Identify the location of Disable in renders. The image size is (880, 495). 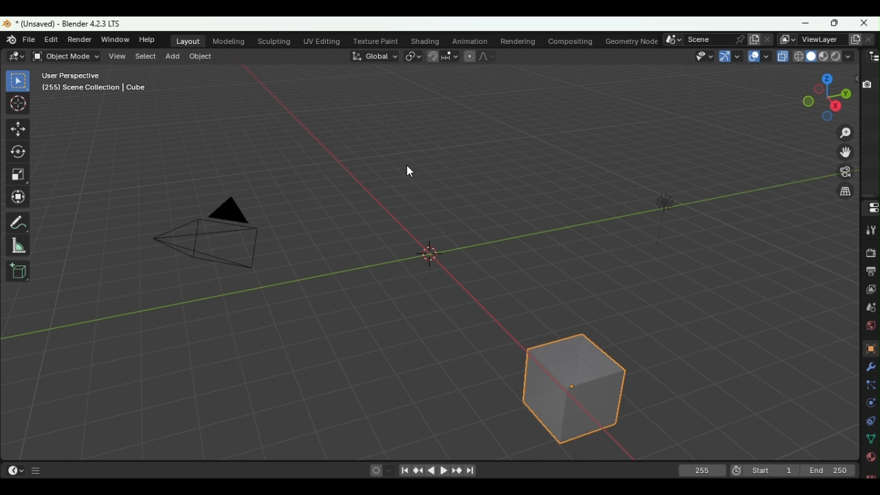
(866, 84).